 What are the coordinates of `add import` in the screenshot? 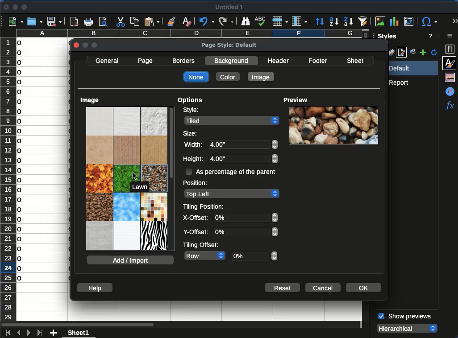 It's located at (131, 260).